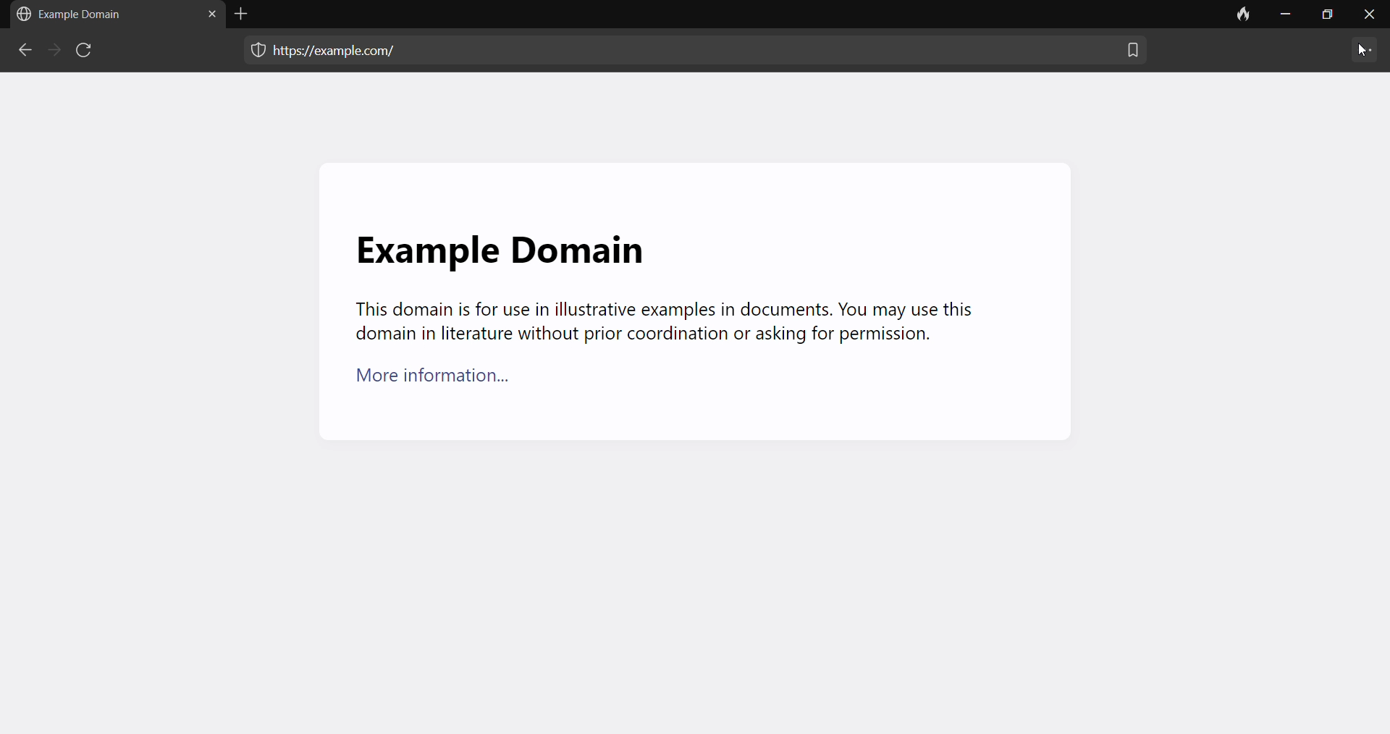  I want to click on backward, so click(23, 52).